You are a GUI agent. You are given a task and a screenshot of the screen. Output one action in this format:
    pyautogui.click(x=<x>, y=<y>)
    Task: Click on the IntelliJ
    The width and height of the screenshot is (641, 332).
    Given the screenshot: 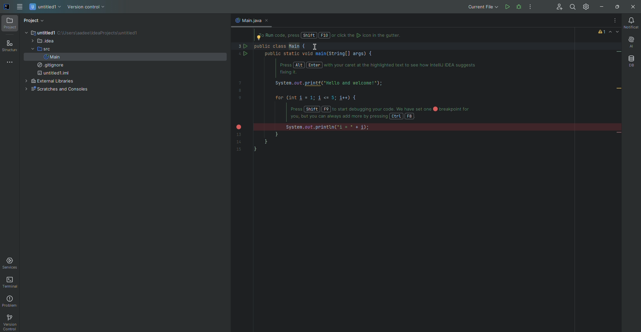 What is the action you would take?
    pyautogui.click(x=7, y=7)
    